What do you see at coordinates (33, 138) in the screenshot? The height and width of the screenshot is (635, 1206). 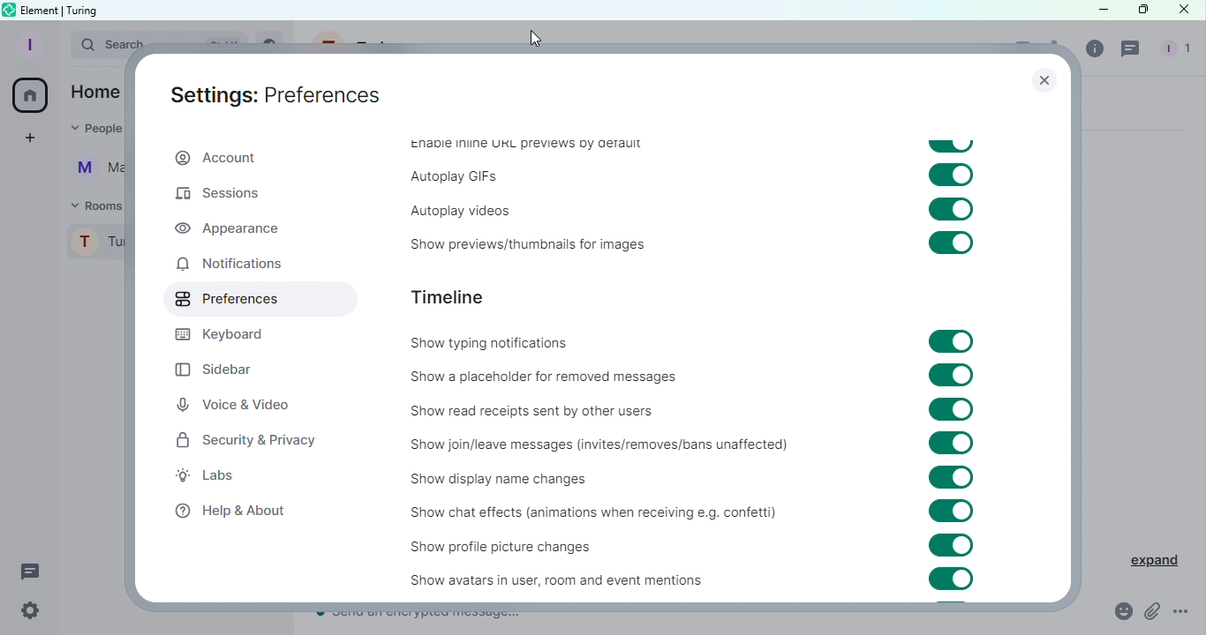 I see `Create a space` at bounding box center [33, 138].